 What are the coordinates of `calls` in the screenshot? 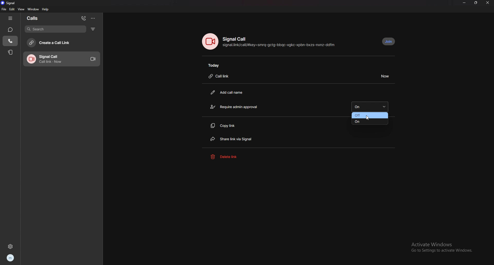 It's located at (10, 41).